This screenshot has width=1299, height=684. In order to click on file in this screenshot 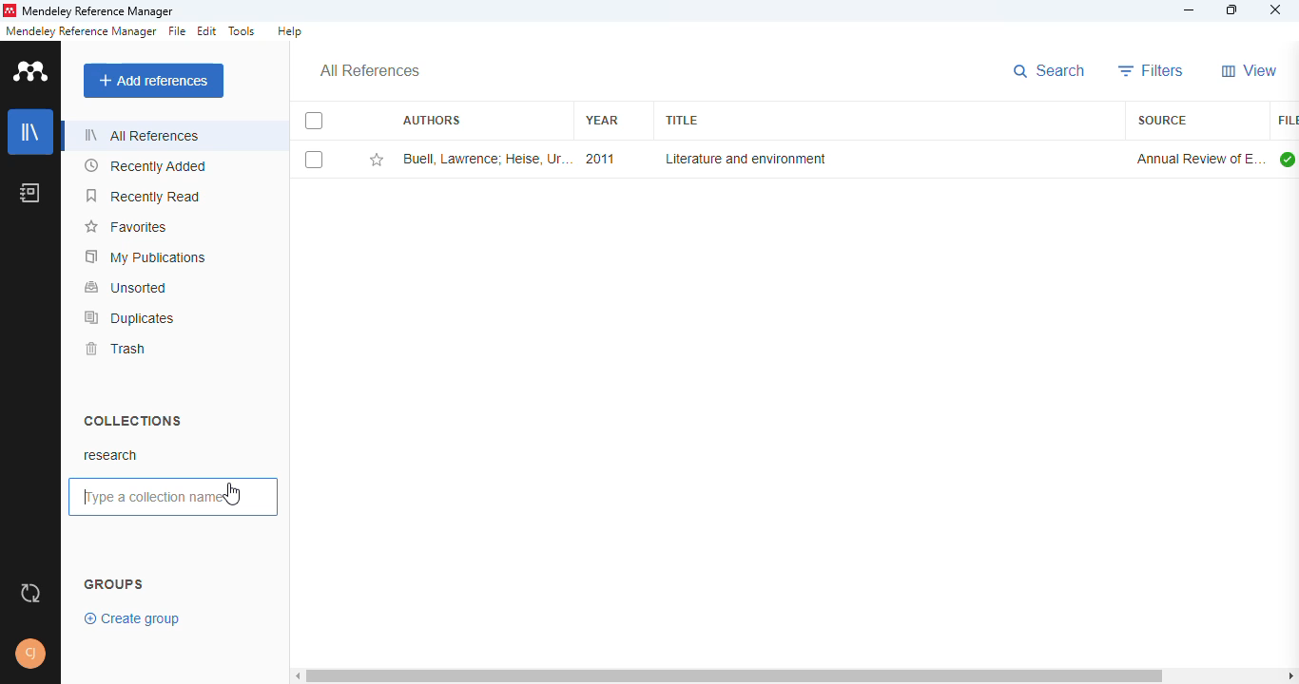, I will do `click(176, 31)`.